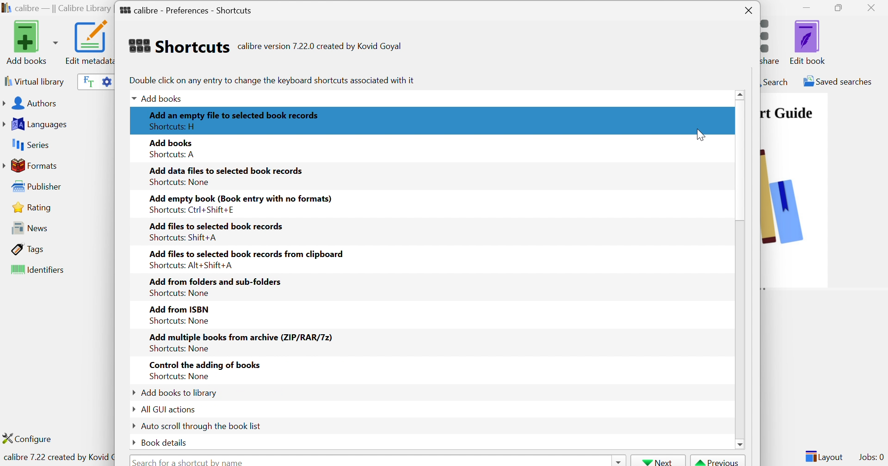 The height and width of the screenshot is (466, 888). Describe the element at coordinates (872, 458) in the screenshot. I see `Jobs: 0` at that location.